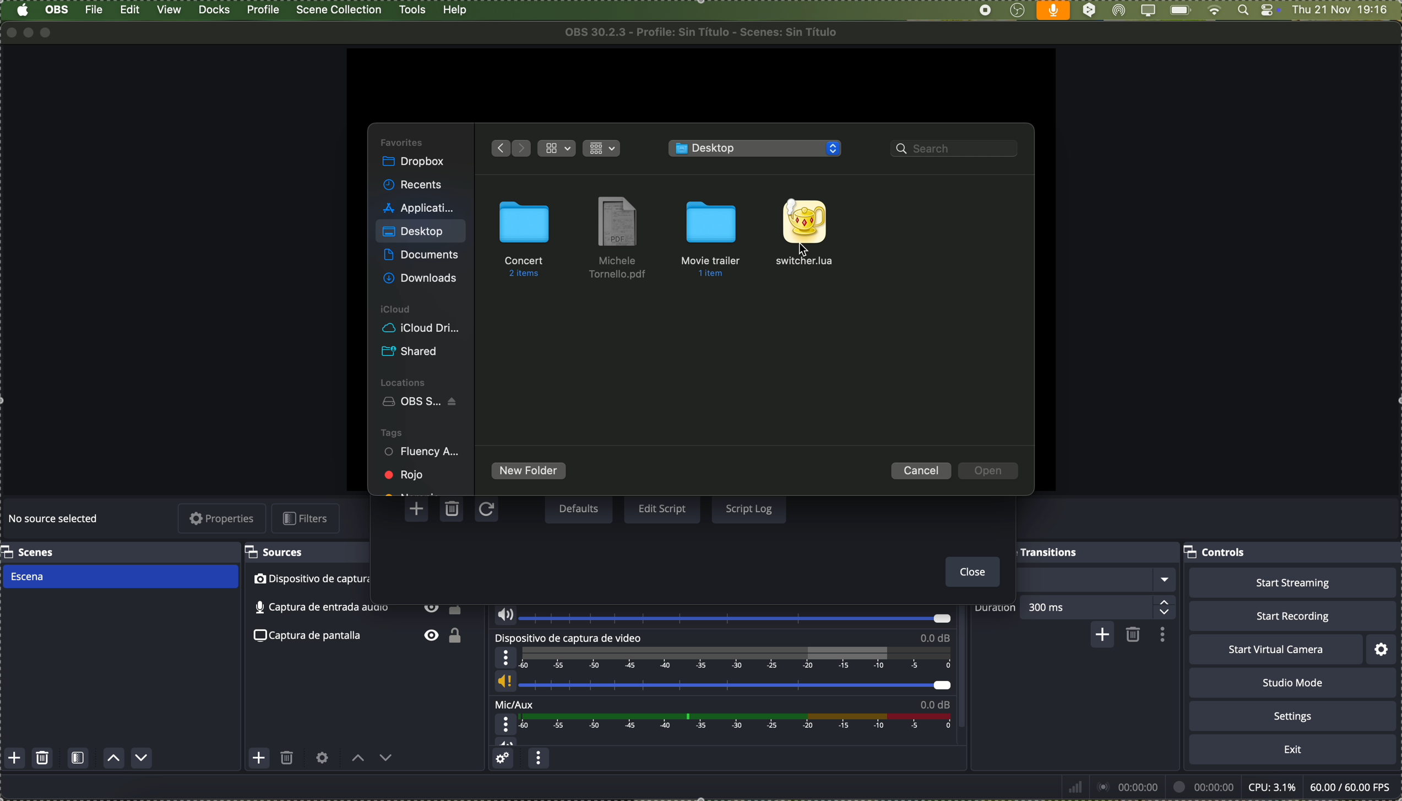 The image size is (1402, 801). Describe the element at coordinates (705, 32) in the screenshot. I see `file name` at that location.